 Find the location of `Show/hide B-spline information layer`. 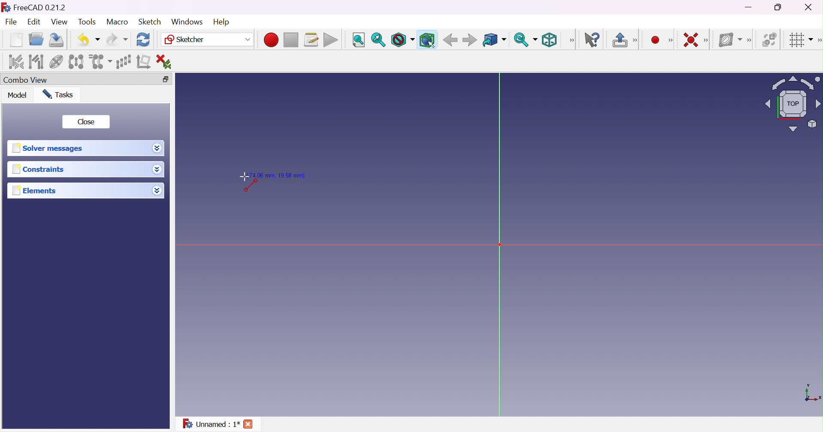

Show/hide B-spline information layer is located at coordinates (731, 40).